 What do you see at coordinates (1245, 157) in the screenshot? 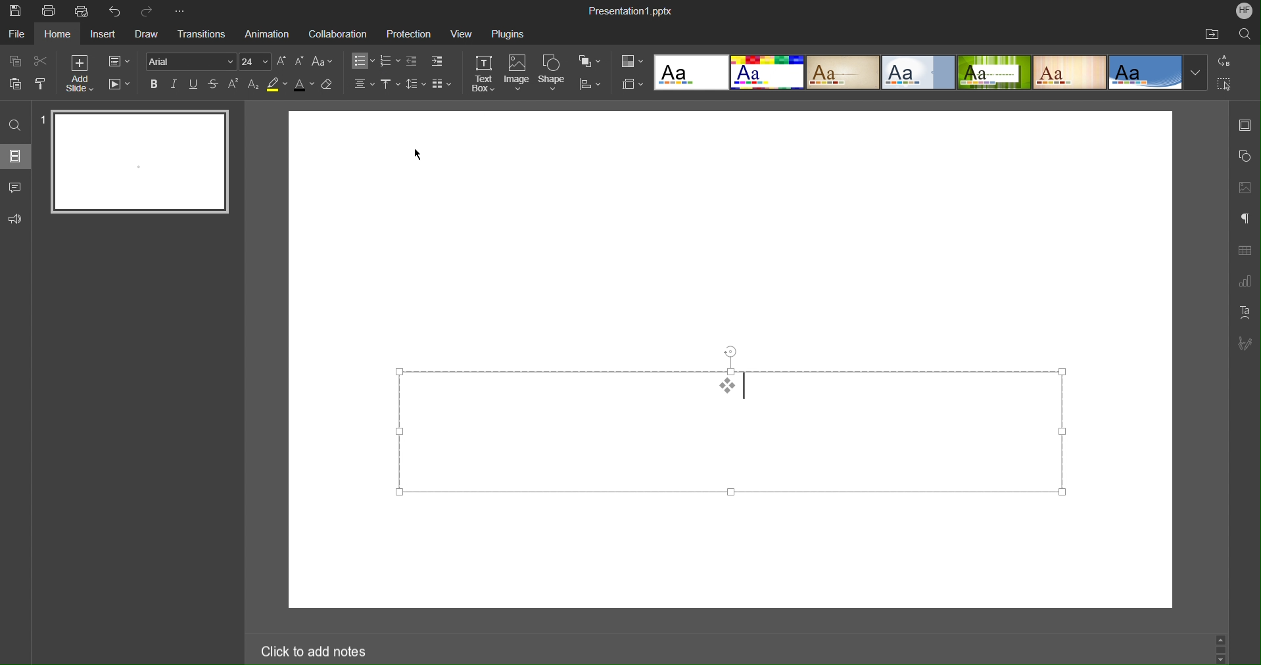
I see `Shape Settings` at bounding box center [1245, 157].